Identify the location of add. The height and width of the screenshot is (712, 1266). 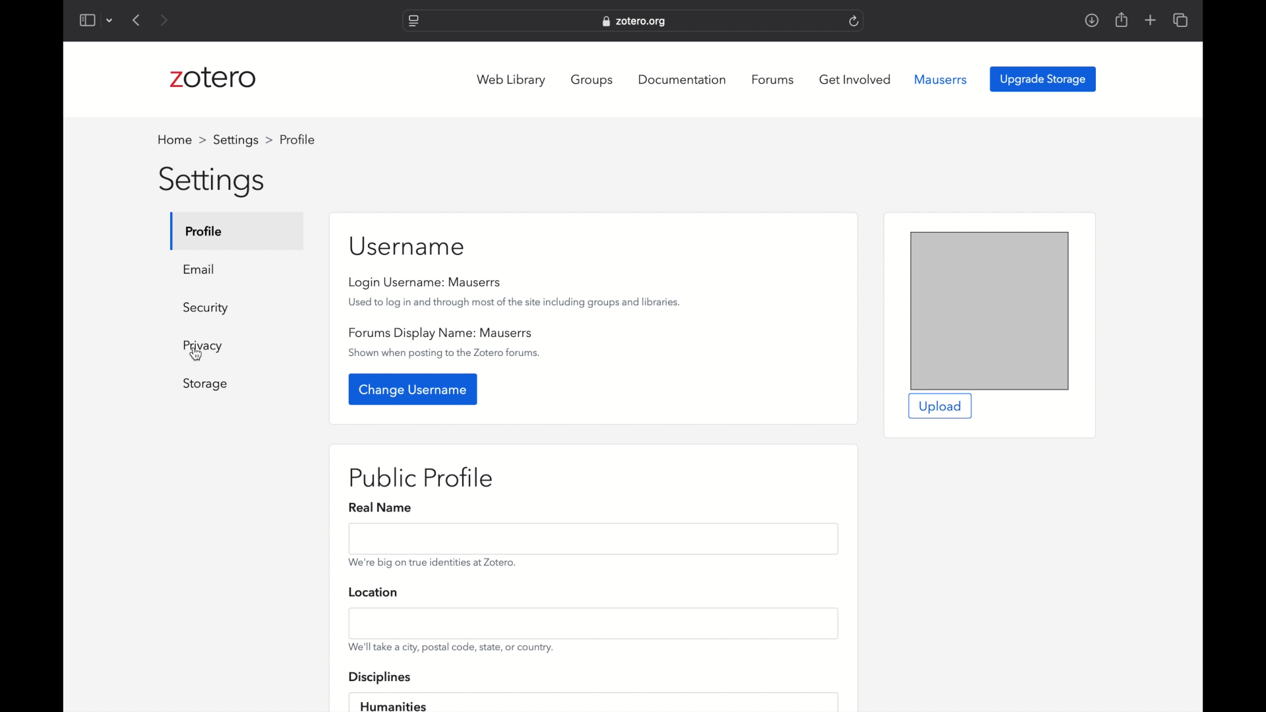
(1151, 20).